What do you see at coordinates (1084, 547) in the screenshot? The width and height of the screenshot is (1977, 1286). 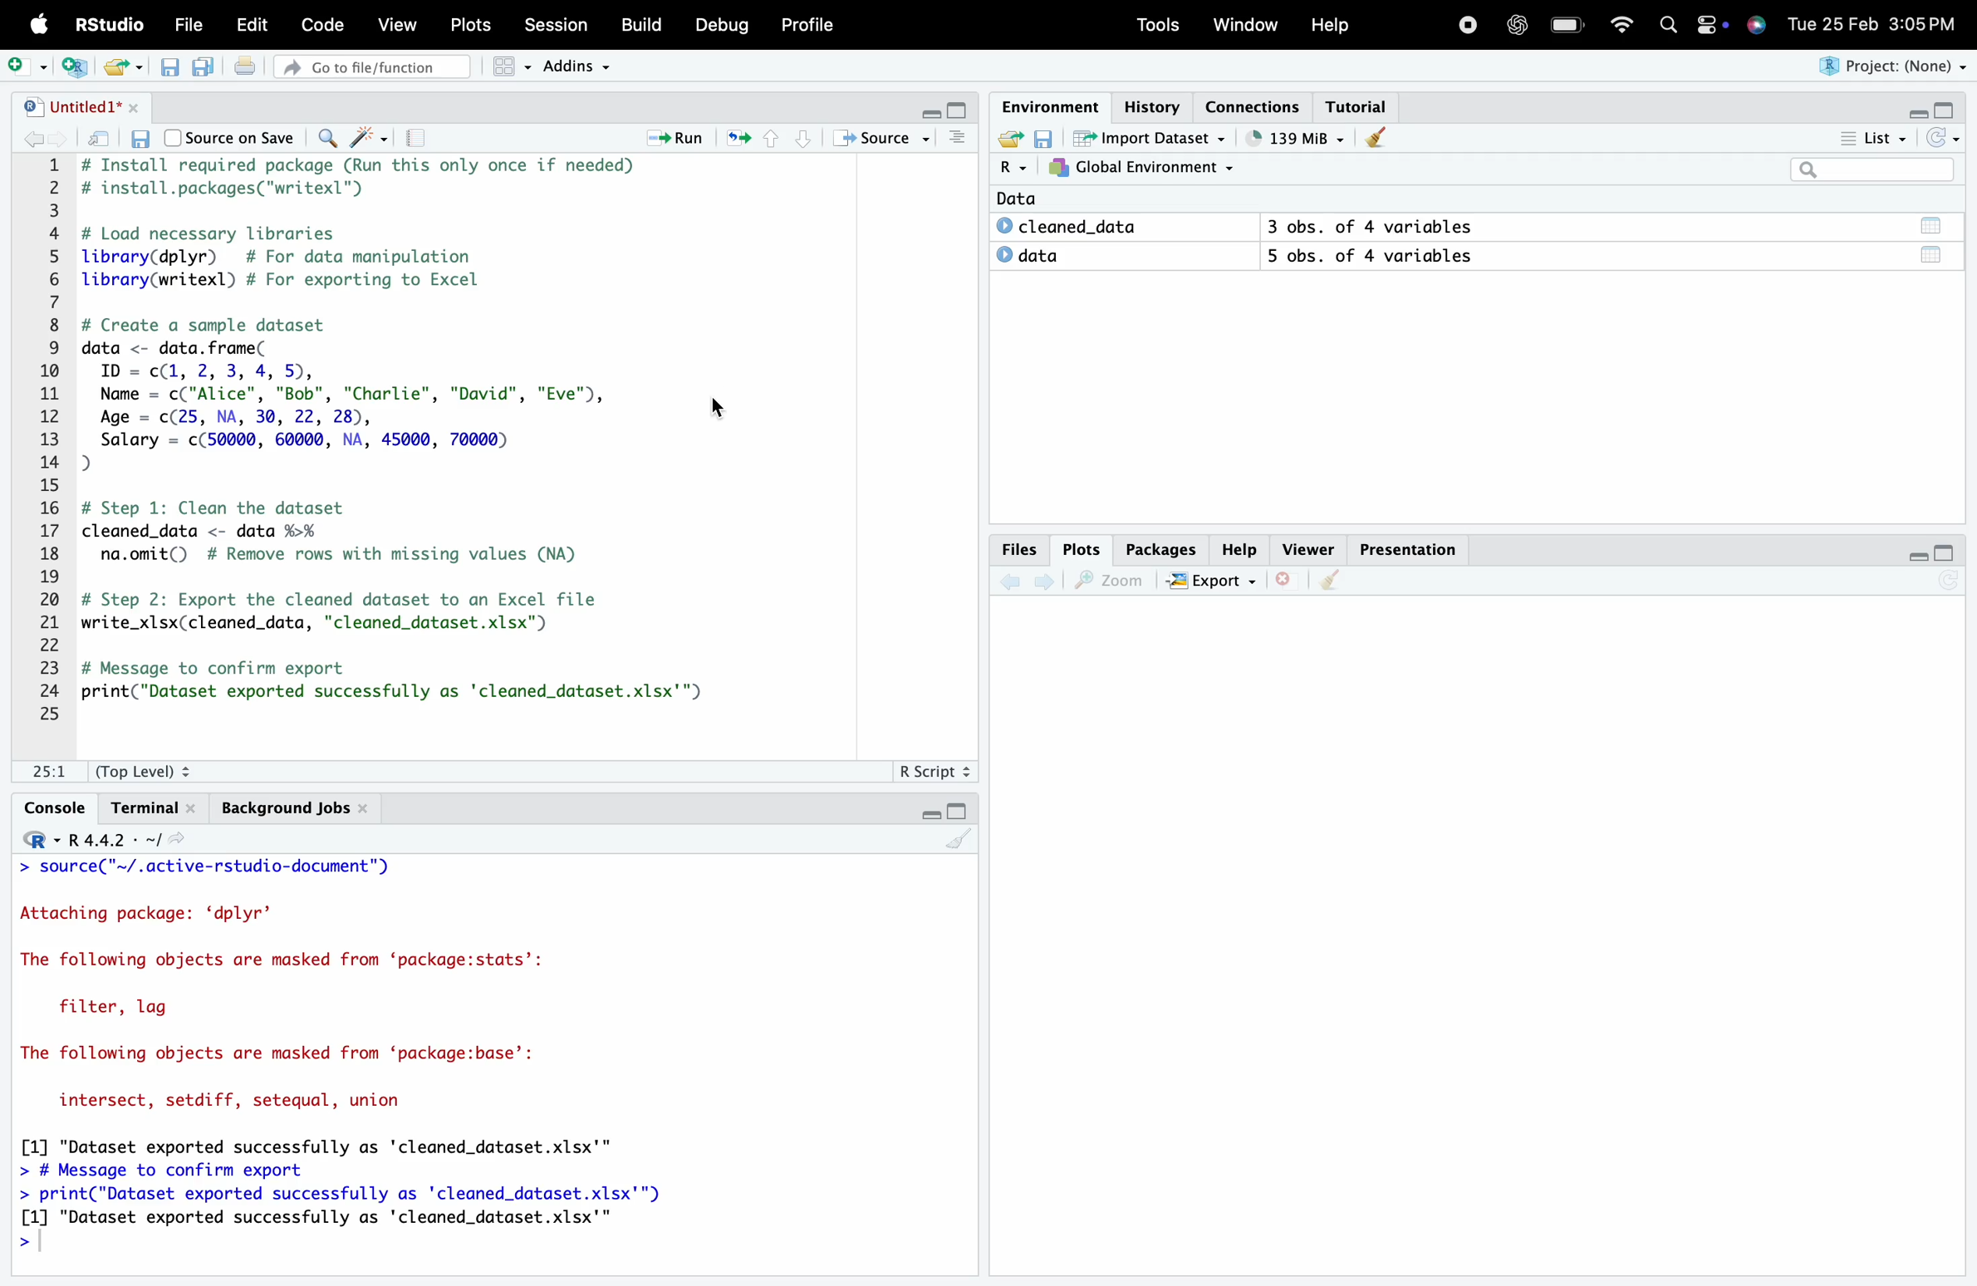 I see `Plots` at bounding box center [1084, 547].